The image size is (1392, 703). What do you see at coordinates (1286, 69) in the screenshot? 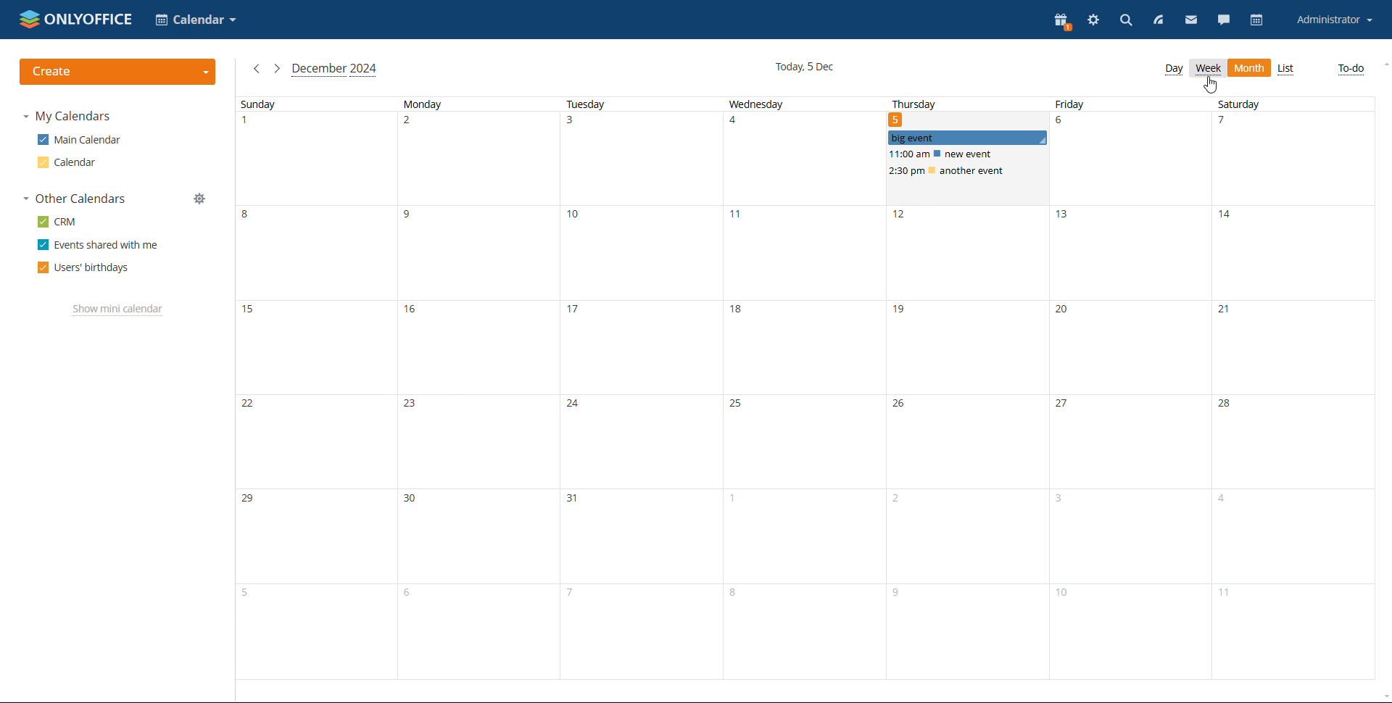
I see `list view` at bounding box center [1286, 69].